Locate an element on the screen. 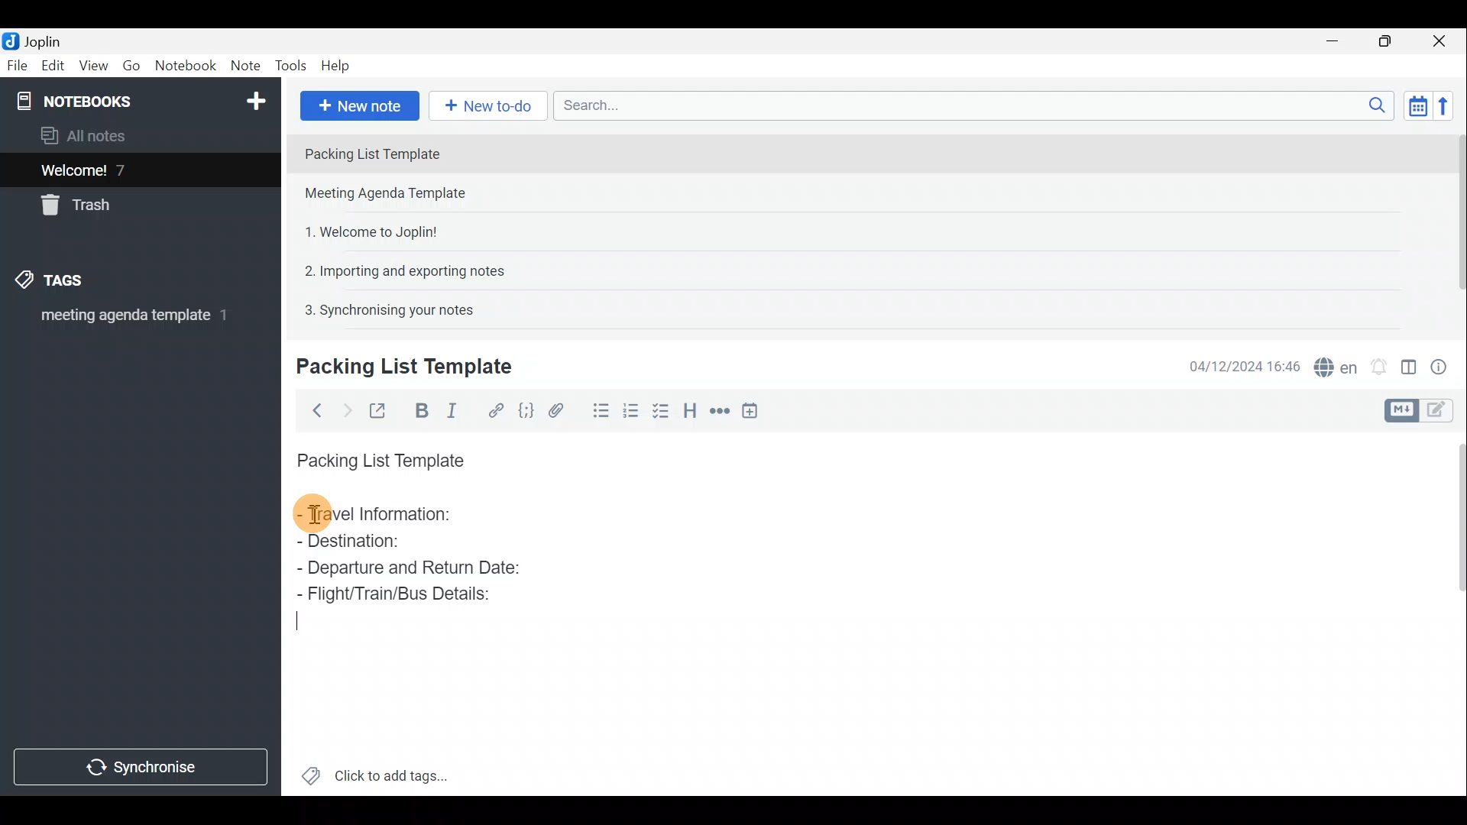 This screenshot has width=1467, height=825. Note 1 is located at coordinates (427, 152).